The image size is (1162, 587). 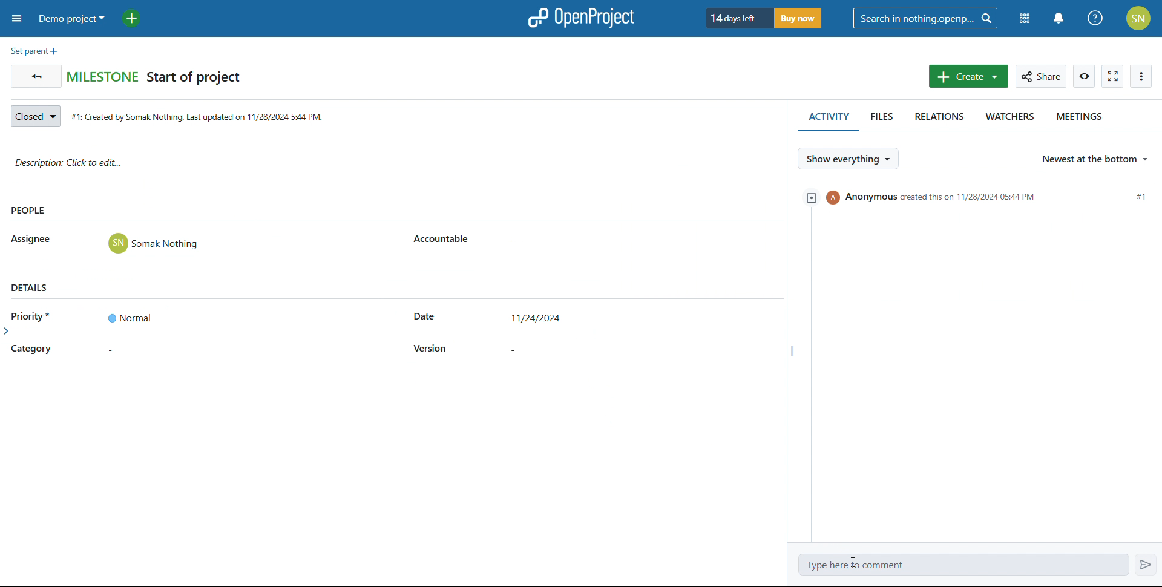 What do you see at coordinates (201, 117) in the screenshot?
I see `creation date` at bounding box center [201, 117].